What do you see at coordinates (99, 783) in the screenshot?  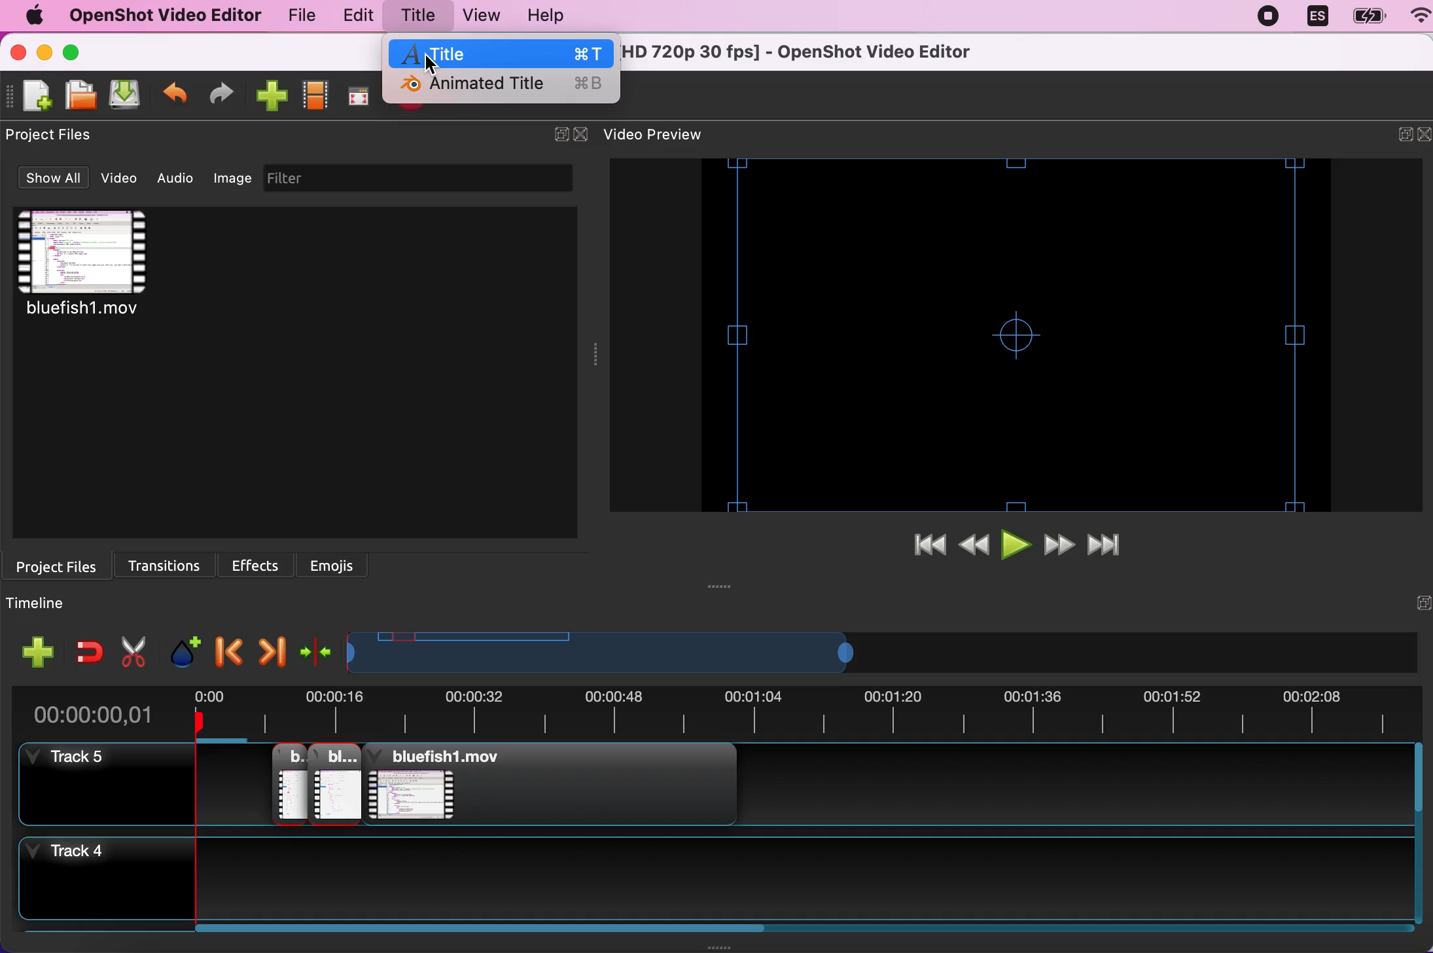 I see `track 5` at bounding box center [99, 783].